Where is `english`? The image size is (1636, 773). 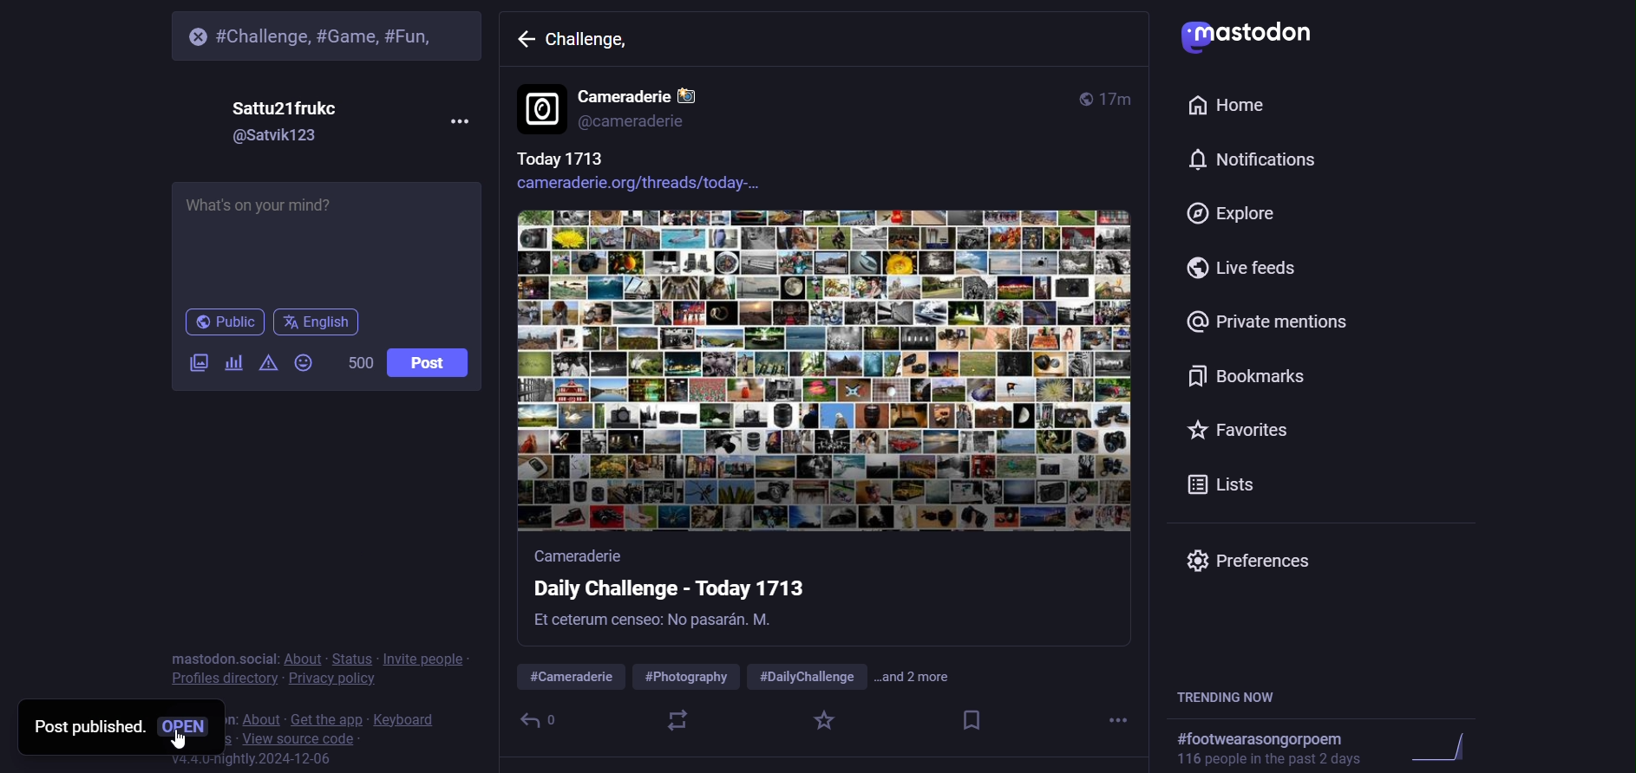 english is located at coordinates (317, 325).